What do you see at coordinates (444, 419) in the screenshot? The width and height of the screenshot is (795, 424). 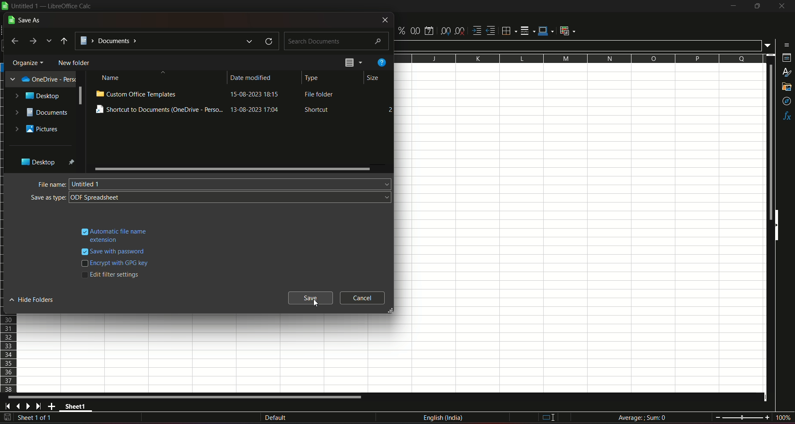 I see `language` at bounding box center [444, 419].